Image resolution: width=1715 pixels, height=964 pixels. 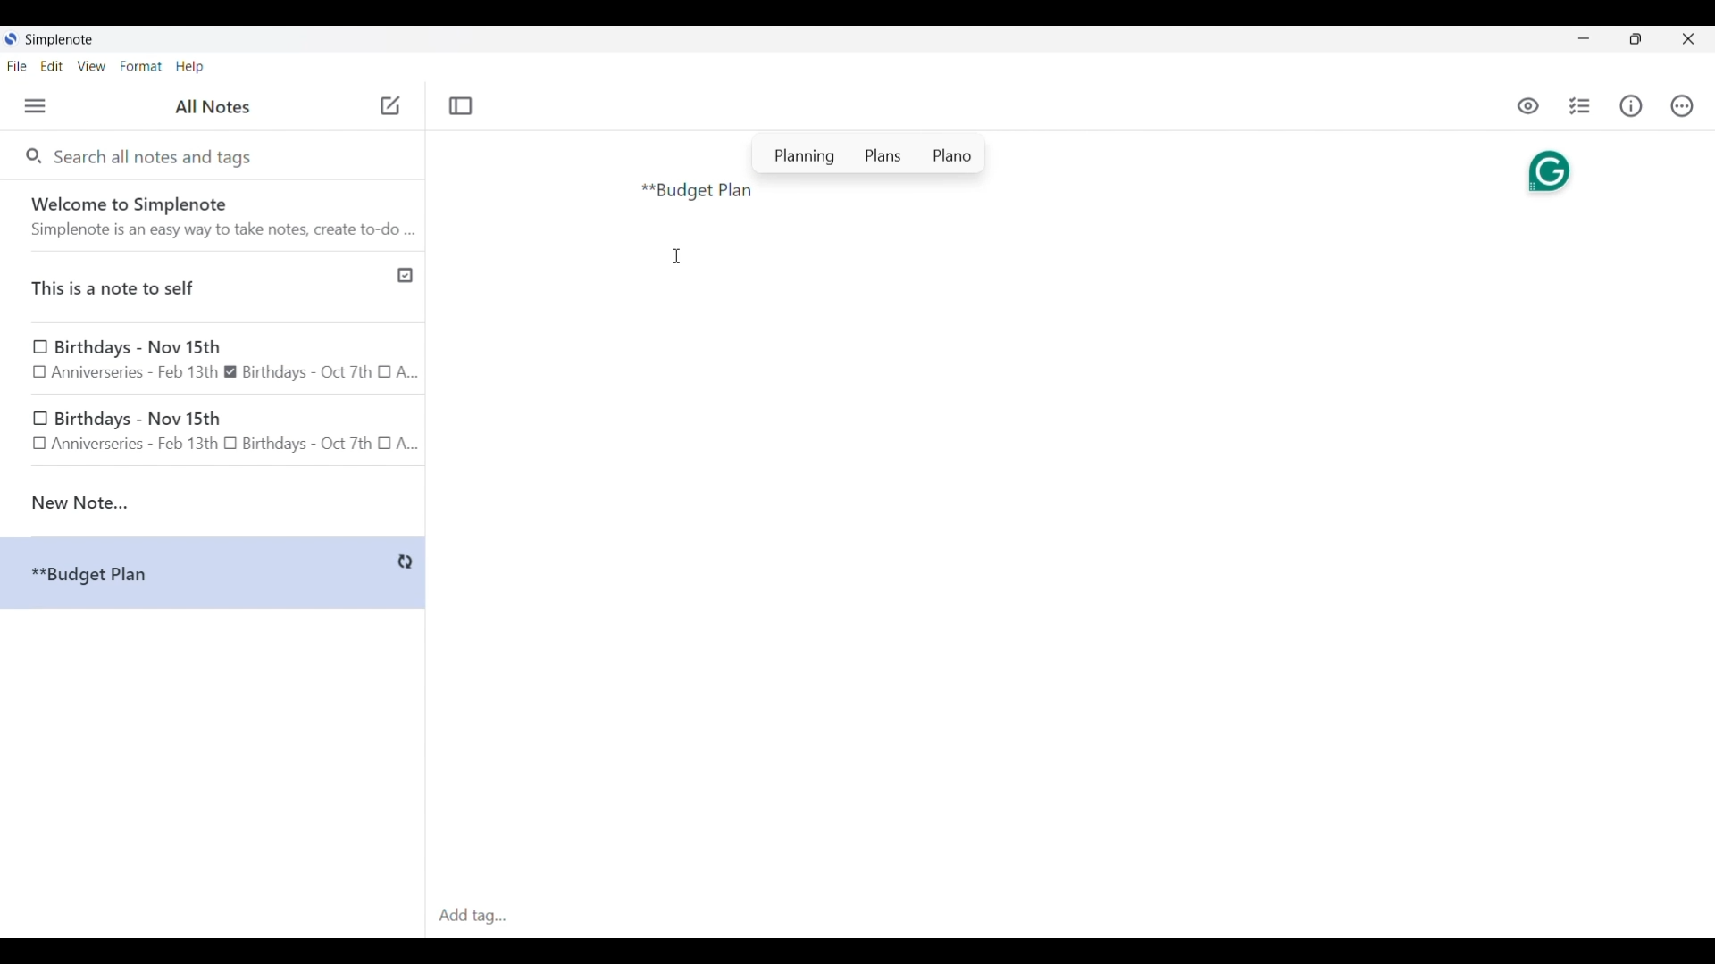 I want to click on Close interface, so click(x=1688, y=38).